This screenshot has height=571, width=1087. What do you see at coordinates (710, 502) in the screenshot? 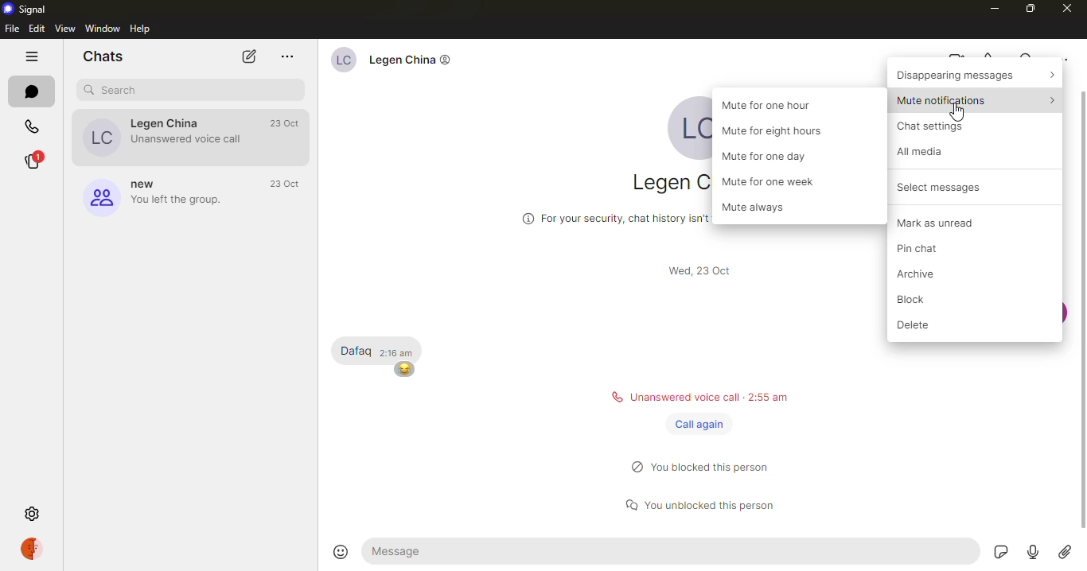
I see `status message` at bounding box center [710, 502].